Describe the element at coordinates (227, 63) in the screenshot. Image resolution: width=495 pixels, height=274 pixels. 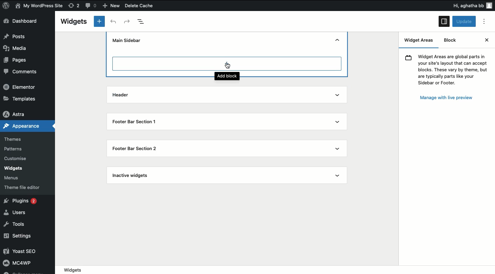
I see `Add block` at that location.